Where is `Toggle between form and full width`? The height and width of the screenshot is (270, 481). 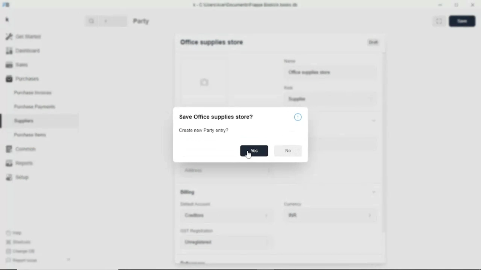
Toggle between form and full width is located at coordinates (456, 5).